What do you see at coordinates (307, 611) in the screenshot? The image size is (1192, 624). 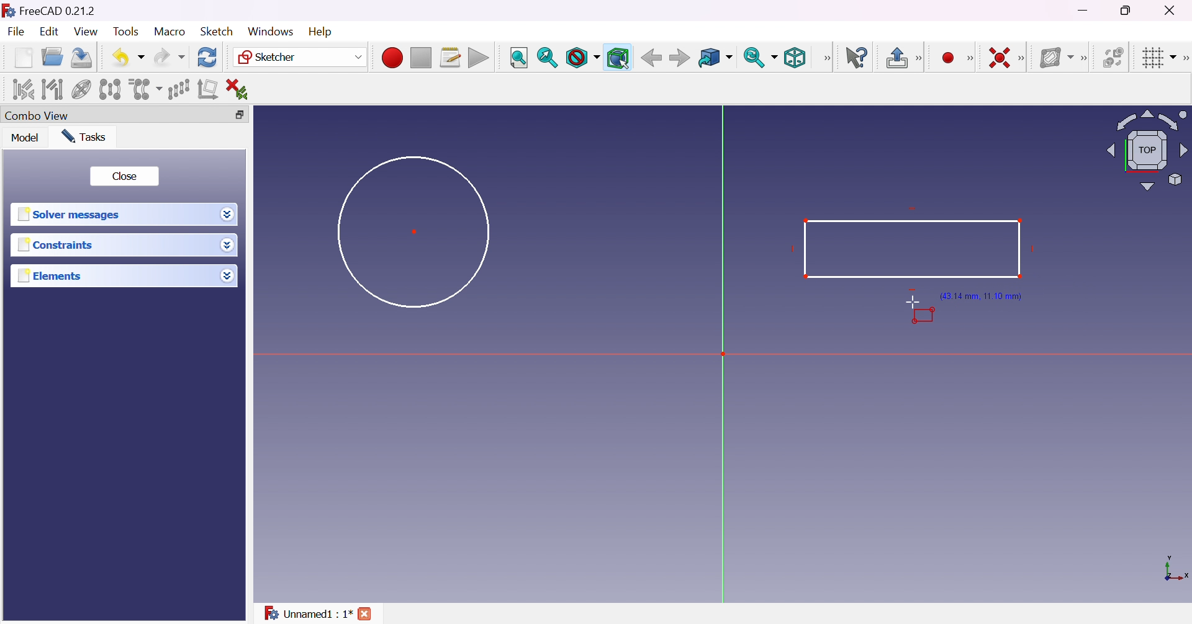 I see `Unnamed : 1*` at bounding box center [307, 611].